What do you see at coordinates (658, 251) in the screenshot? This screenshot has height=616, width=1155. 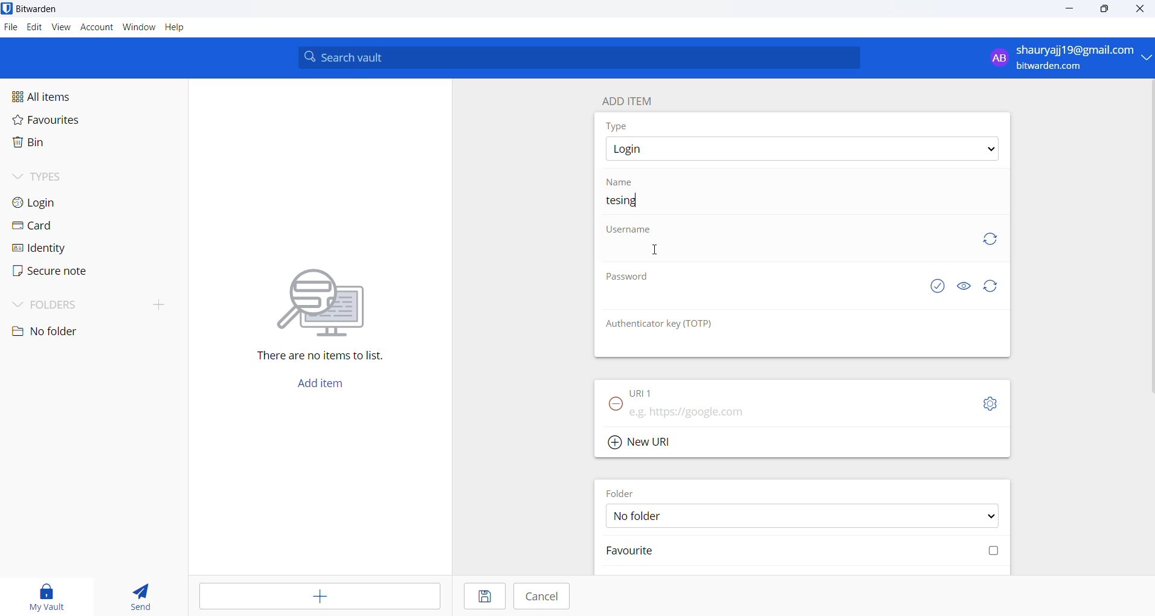 I see `CURSOR` at bounding box center [658, 251].